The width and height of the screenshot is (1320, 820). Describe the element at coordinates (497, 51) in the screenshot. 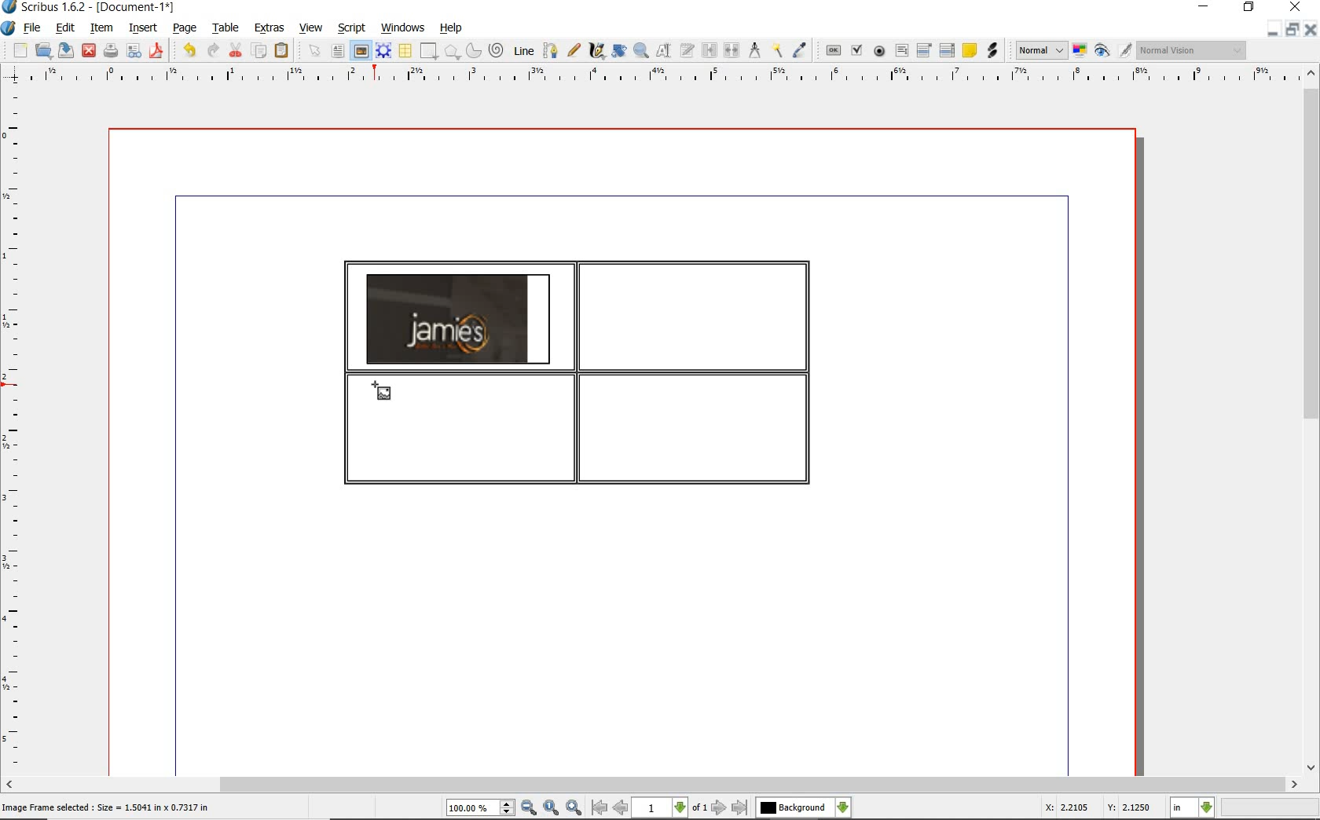

I see `spiral` at that location.